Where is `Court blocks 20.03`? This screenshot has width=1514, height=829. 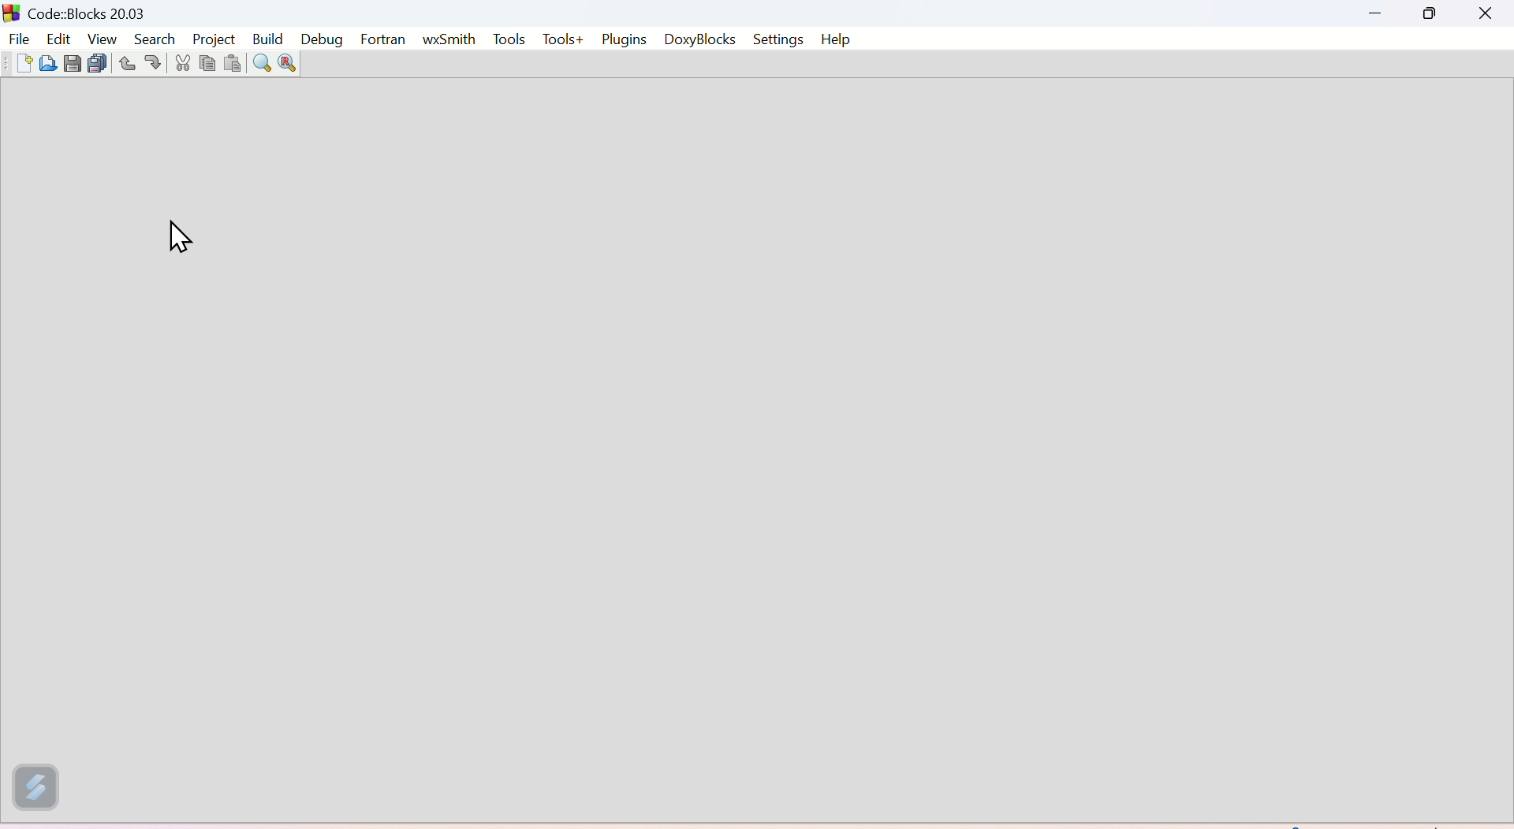 Court blocks 20.03 is located at coordinates (95, 10).